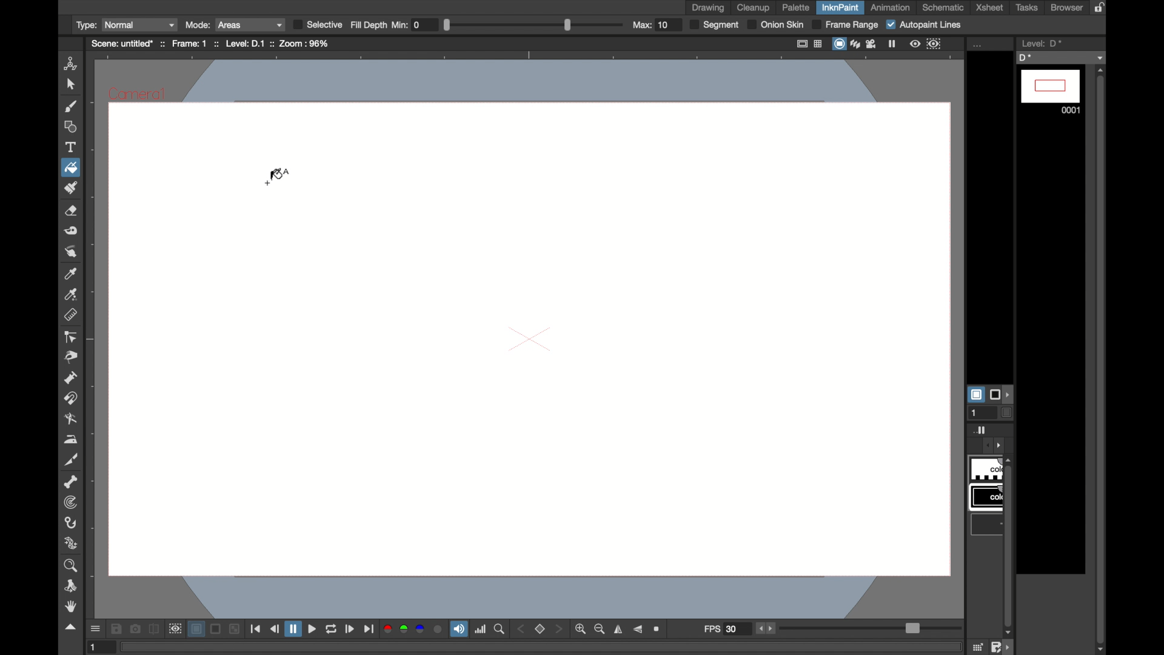 The height and width of the screenshot is (655, 1164). Describe the element at coordinates (72, 565) in the screenshot. I see `zoom` at that location.